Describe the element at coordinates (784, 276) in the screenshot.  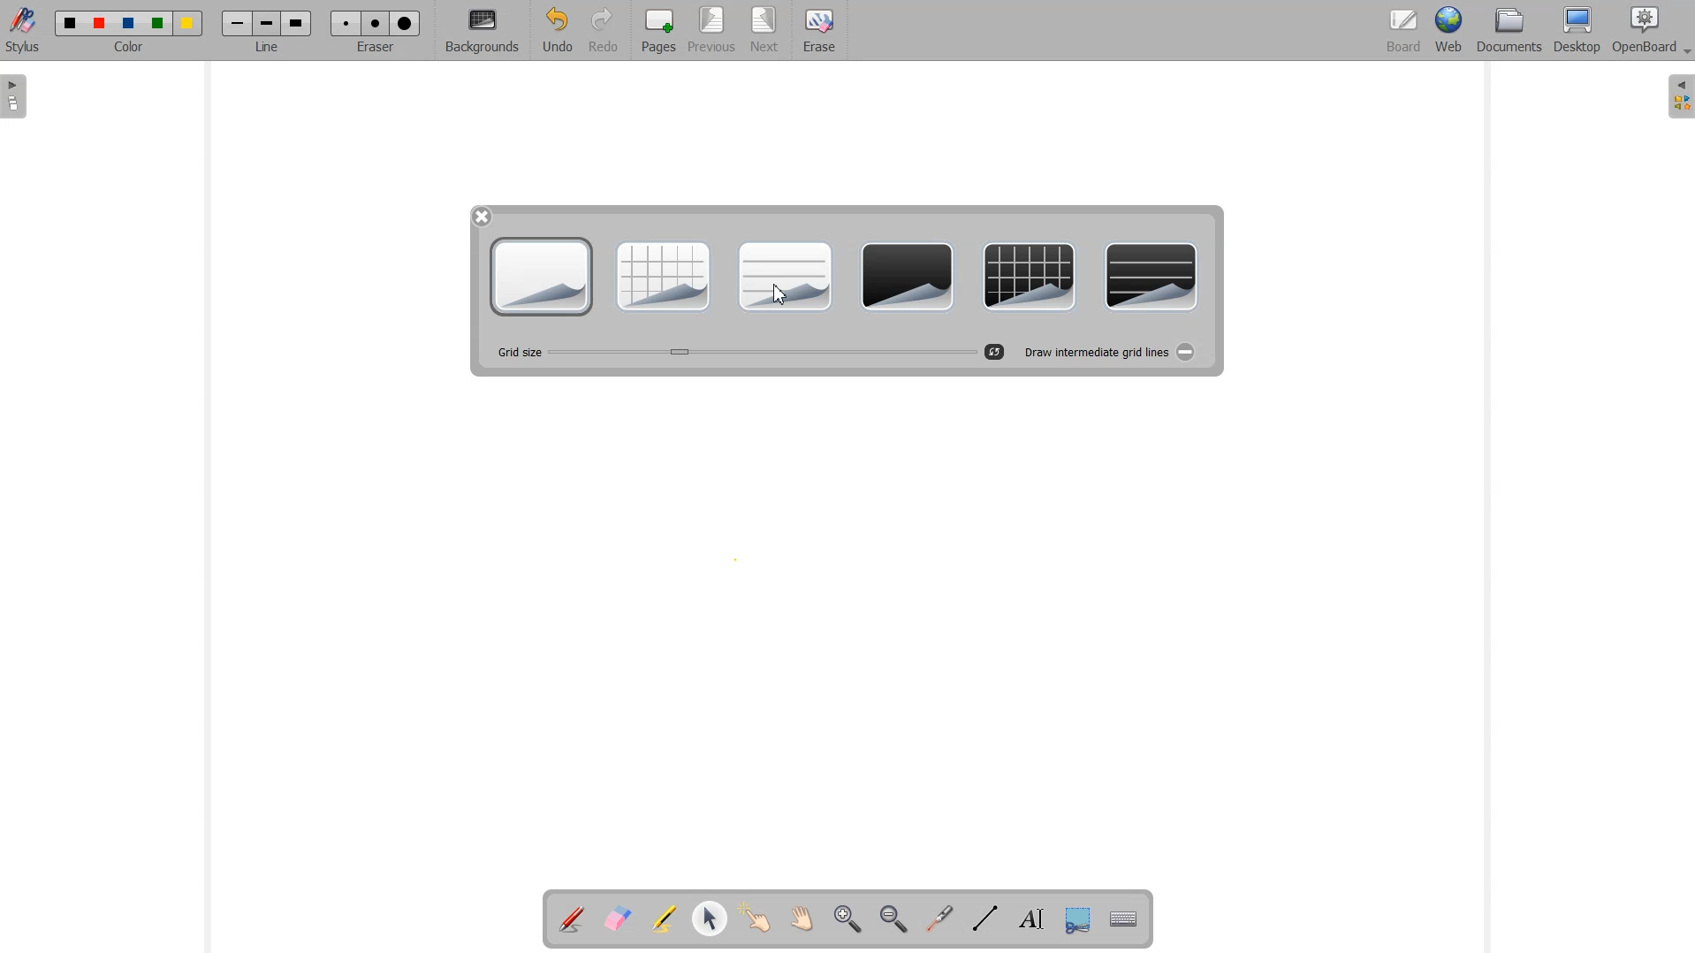
I see `Ruler Light Background` at that location.